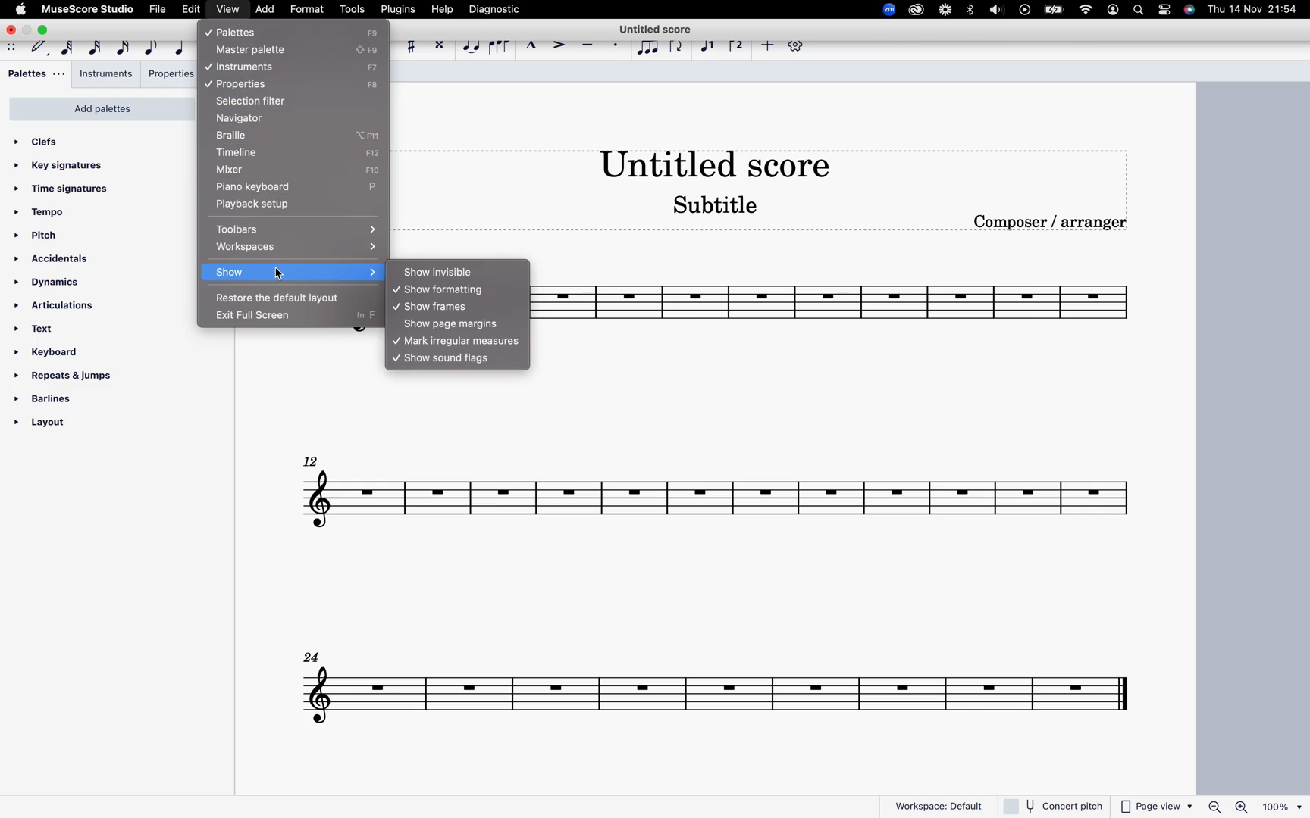  Describe the element at coordinates (61, 351) in the screenshot. I see `keyboard` at that location.